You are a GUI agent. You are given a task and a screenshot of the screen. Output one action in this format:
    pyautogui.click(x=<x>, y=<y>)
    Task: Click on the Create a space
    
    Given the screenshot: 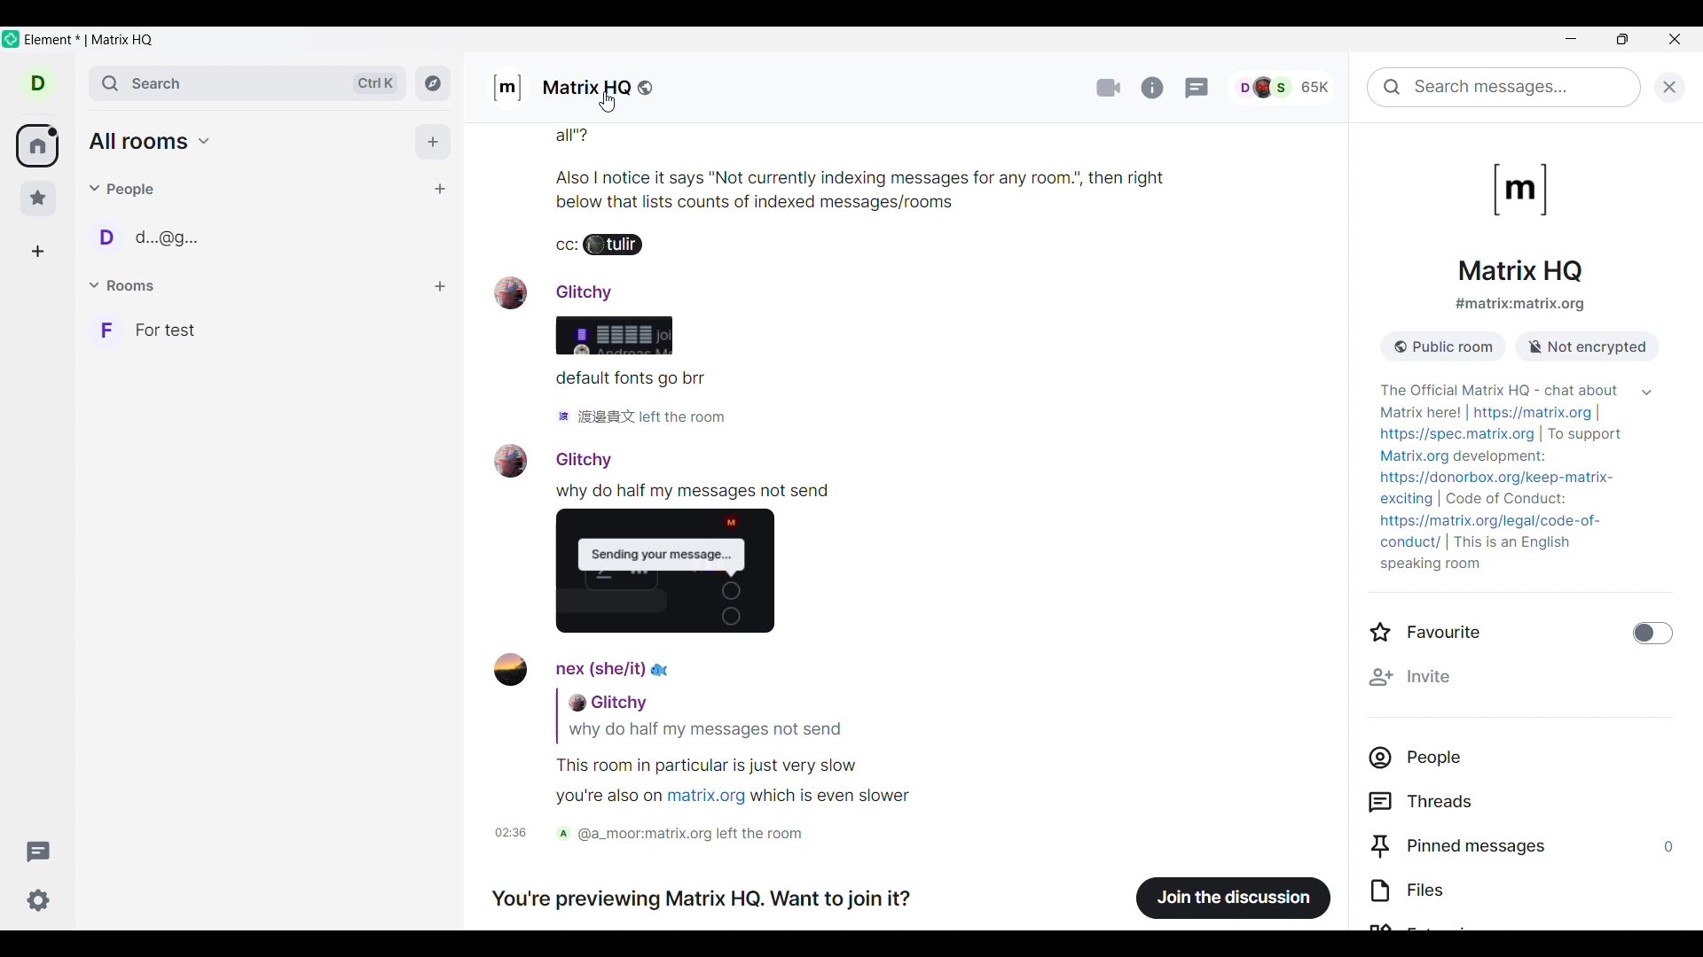 What is the action you would take?
    pyautogui.click(x=37, y=252)
    